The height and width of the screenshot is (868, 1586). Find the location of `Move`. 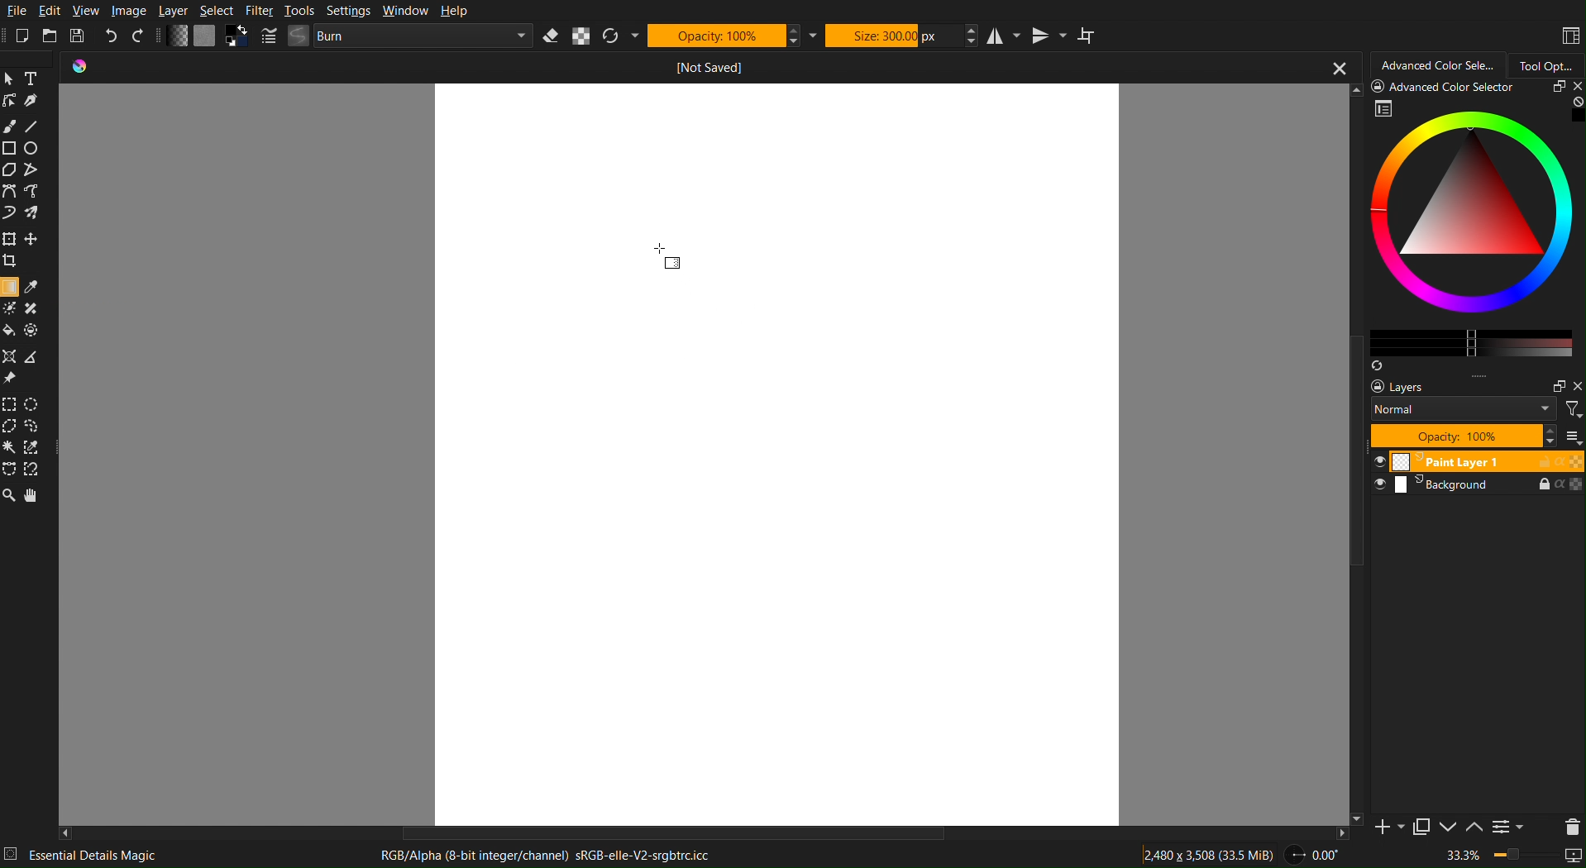

Move is located at coordinates (36, 496).